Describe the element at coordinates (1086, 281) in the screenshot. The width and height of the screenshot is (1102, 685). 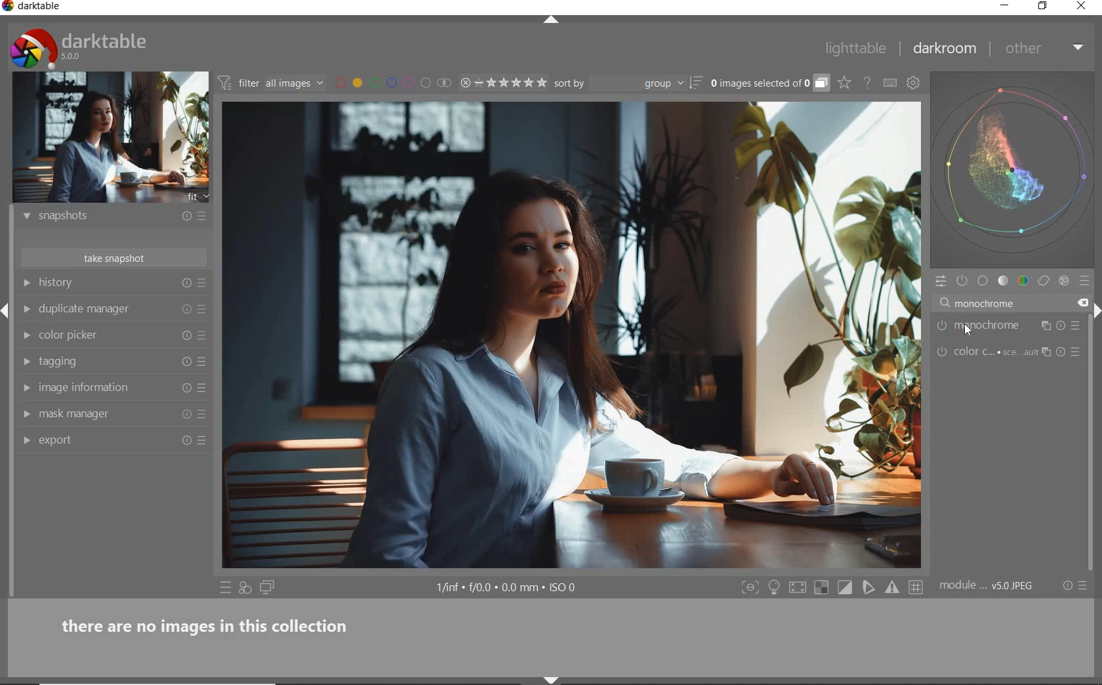
I see `presets` at that location.